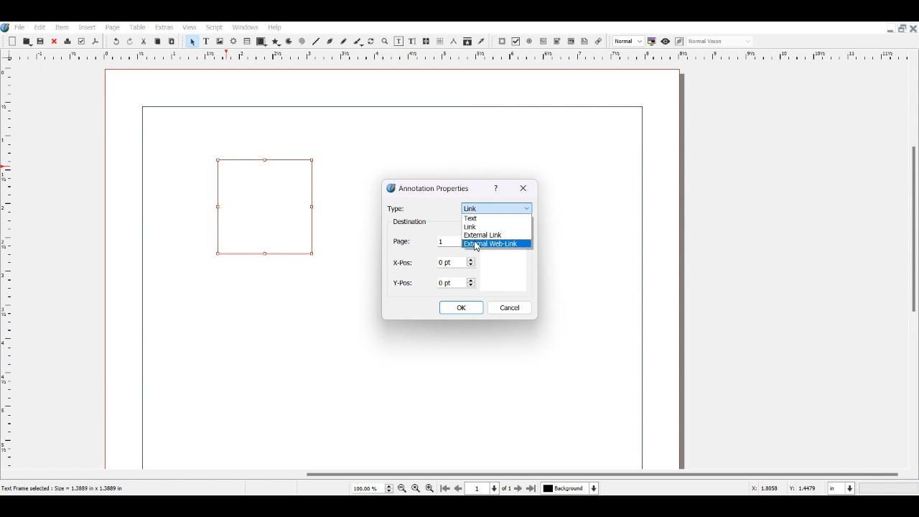 Image resolution: width=919 pixels, height=517 pixels. Describe the element at coordinates (502, 42) in the screenshot. I see `PDF Push Button` at that location.